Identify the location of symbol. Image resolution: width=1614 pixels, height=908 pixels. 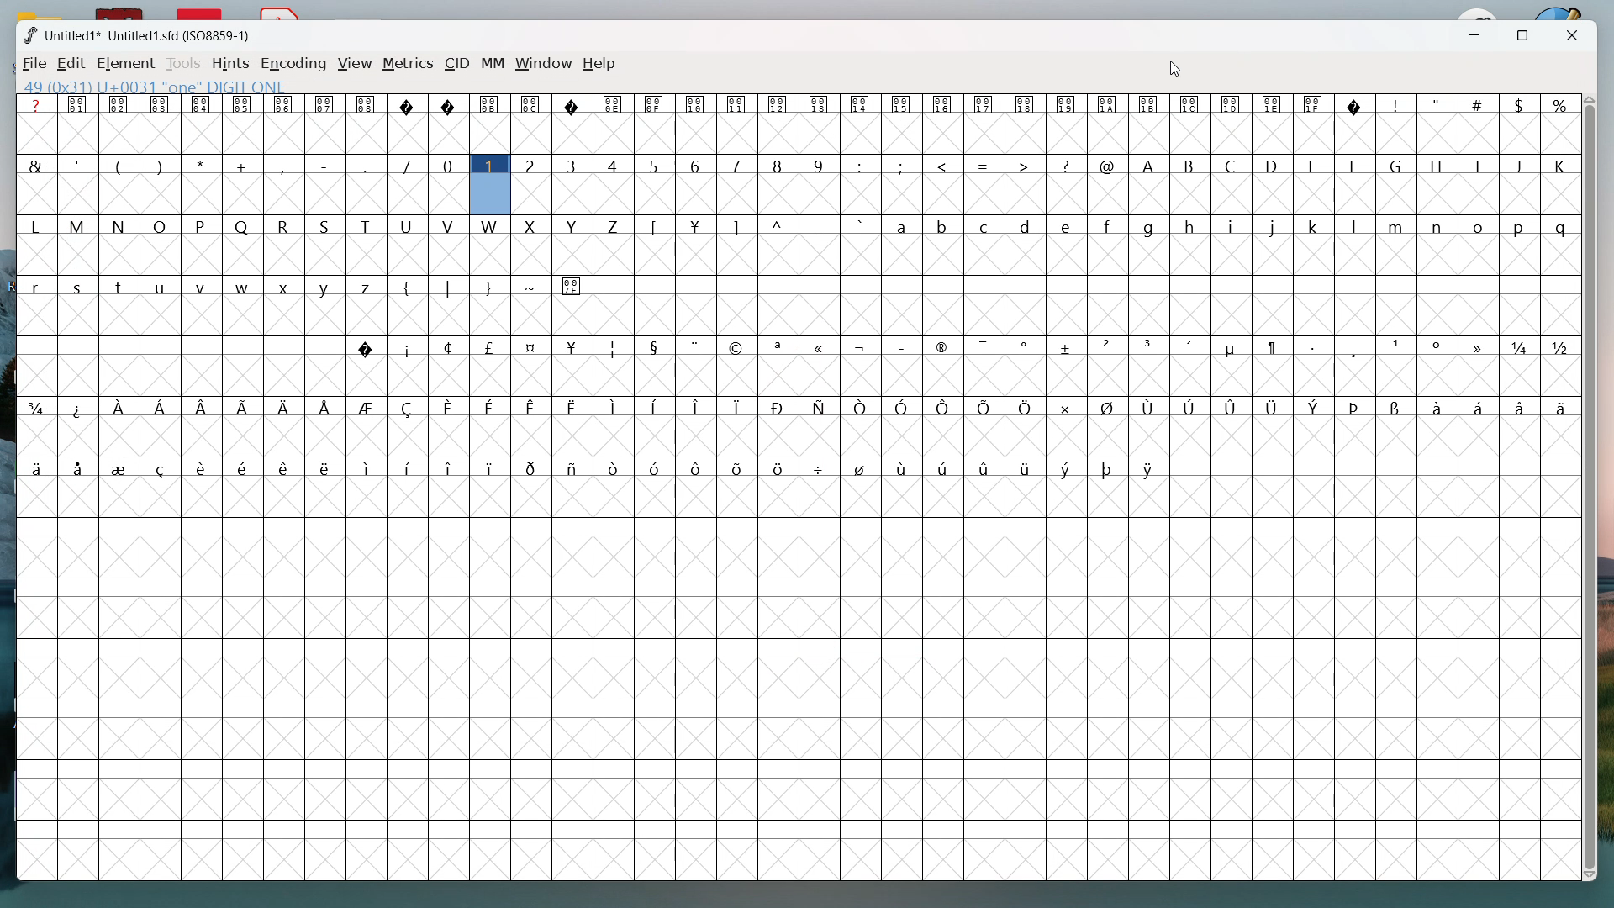
(1231, 347).